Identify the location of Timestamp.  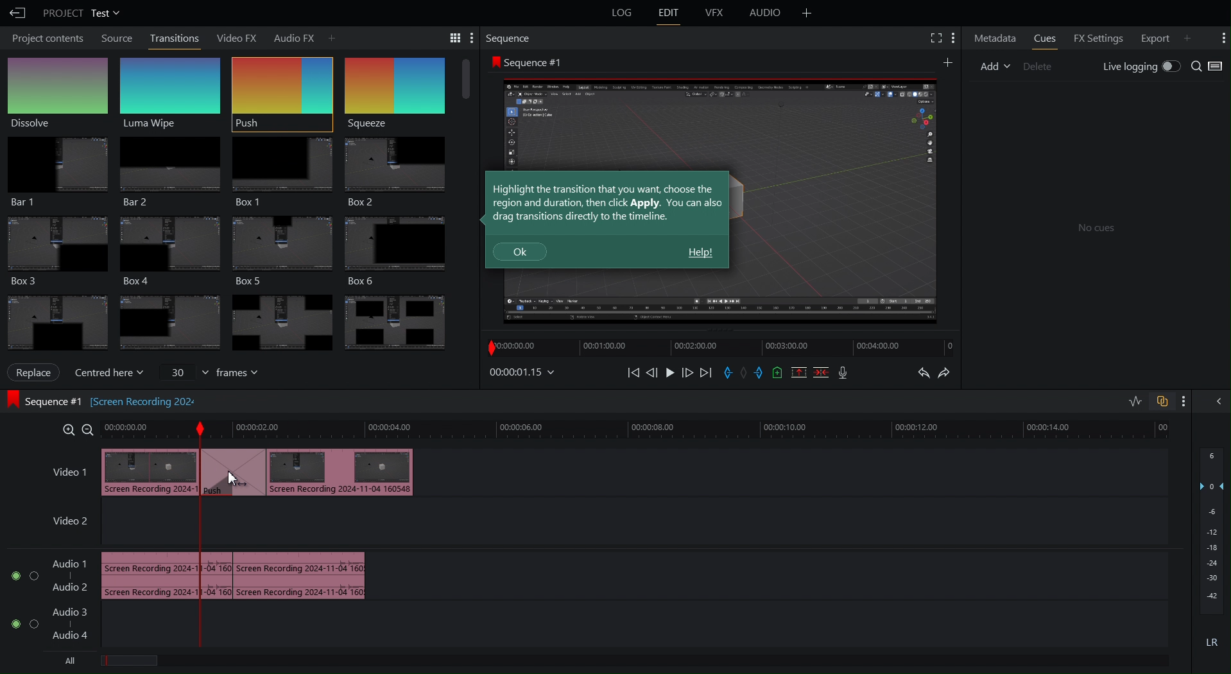
(522, 372).